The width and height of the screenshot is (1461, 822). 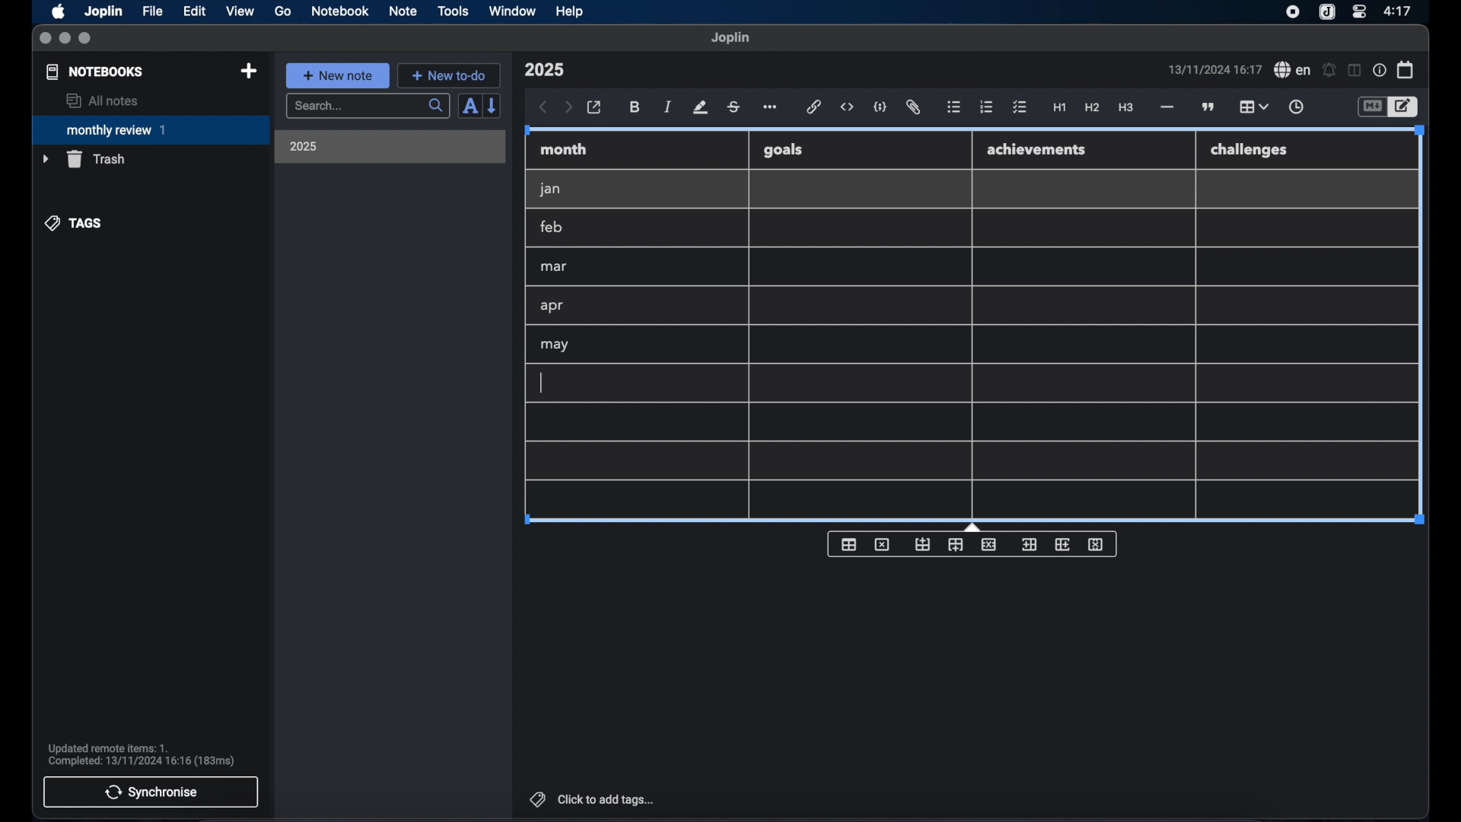 What do you see at coordinates (240, 11) in the screenshot?
I see `view` at bounding box center [240, 11].